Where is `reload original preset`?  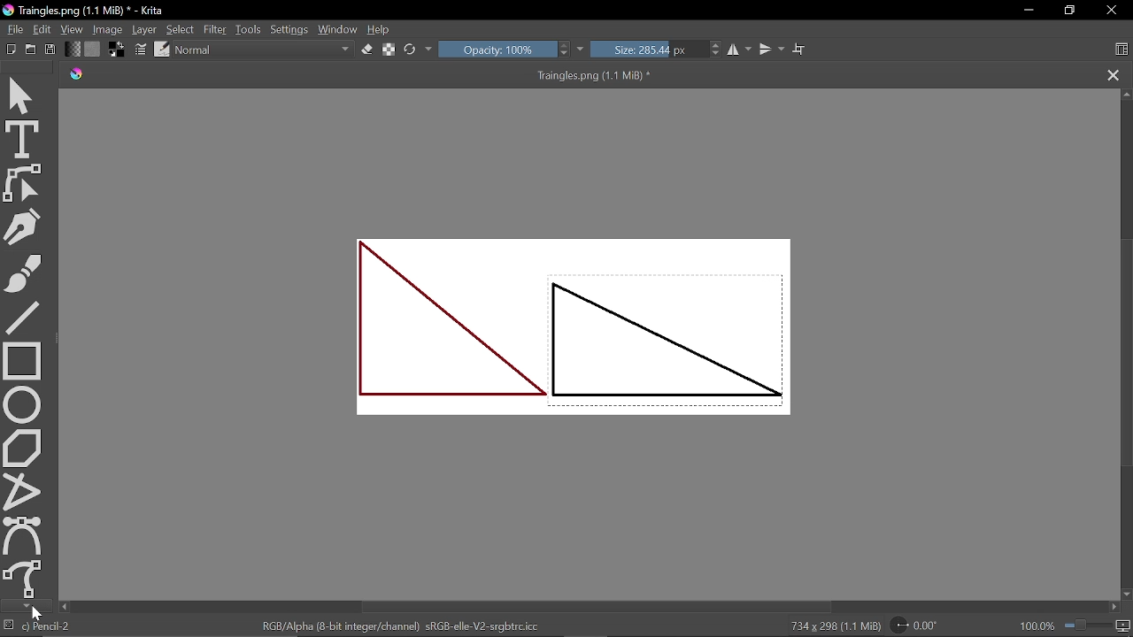 reload original preset is located at coordinates (411, 50).